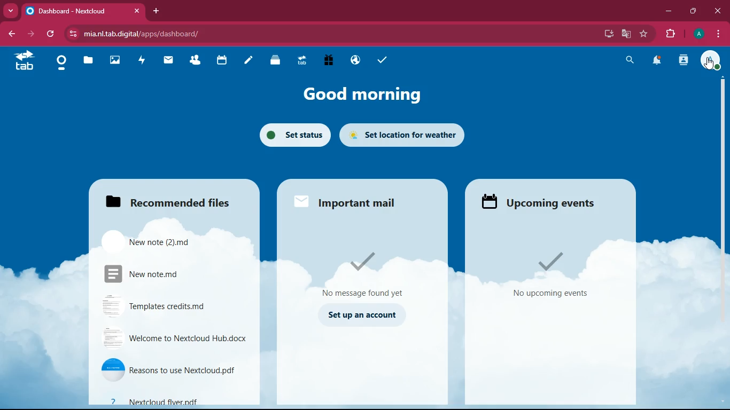 This screenshot has width=730, height=410. What do you see at coordinates (673, 34) in the screenshot?
I see `extension` at bounding box center [673, 34].